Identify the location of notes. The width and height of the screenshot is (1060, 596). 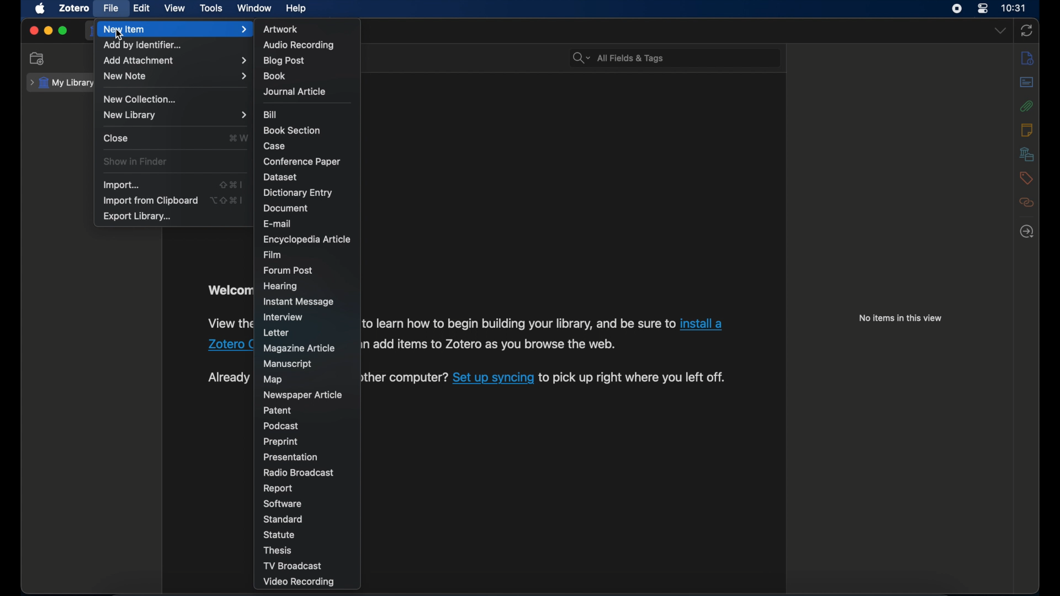
(1027, 130).